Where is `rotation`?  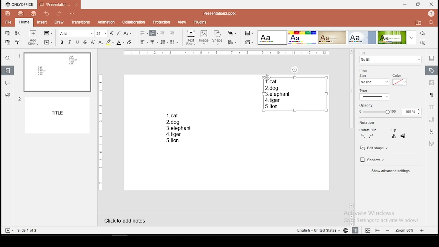
rotation is located at coordinates (368, 122).